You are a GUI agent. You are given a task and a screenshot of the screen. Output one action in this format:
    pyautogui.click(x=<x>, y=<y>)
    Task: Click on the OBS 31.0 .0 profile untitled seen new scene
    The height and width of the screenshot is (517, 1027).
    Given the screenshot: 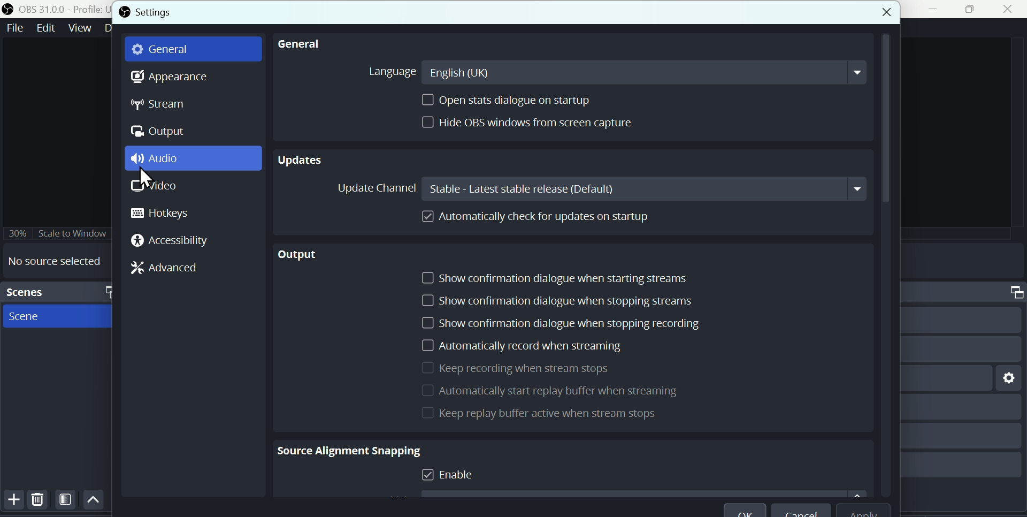 What is the action you would take?
    pyautogui.click(x=63, y=9)
    